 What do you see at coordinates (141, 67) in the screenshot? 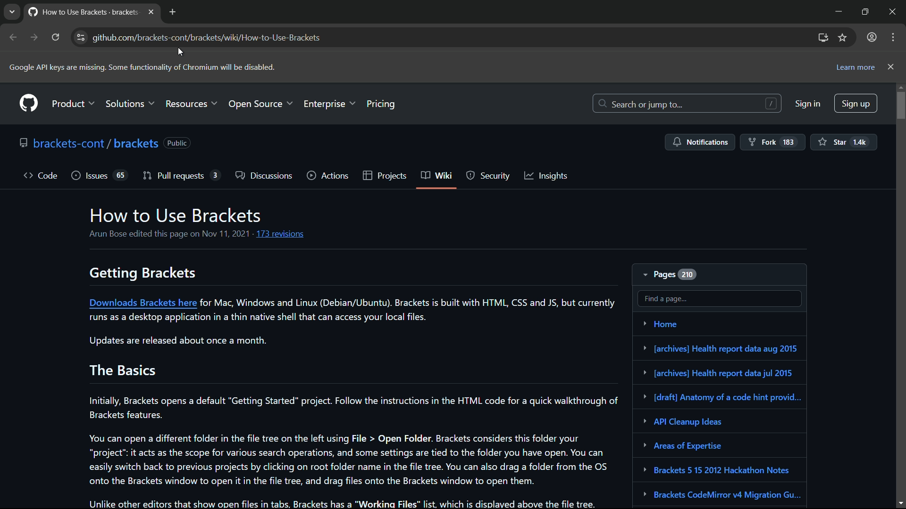
I see `Google API keys are missing. Some functionality of Chromium will be disabled` at bounding box center [141, 67].